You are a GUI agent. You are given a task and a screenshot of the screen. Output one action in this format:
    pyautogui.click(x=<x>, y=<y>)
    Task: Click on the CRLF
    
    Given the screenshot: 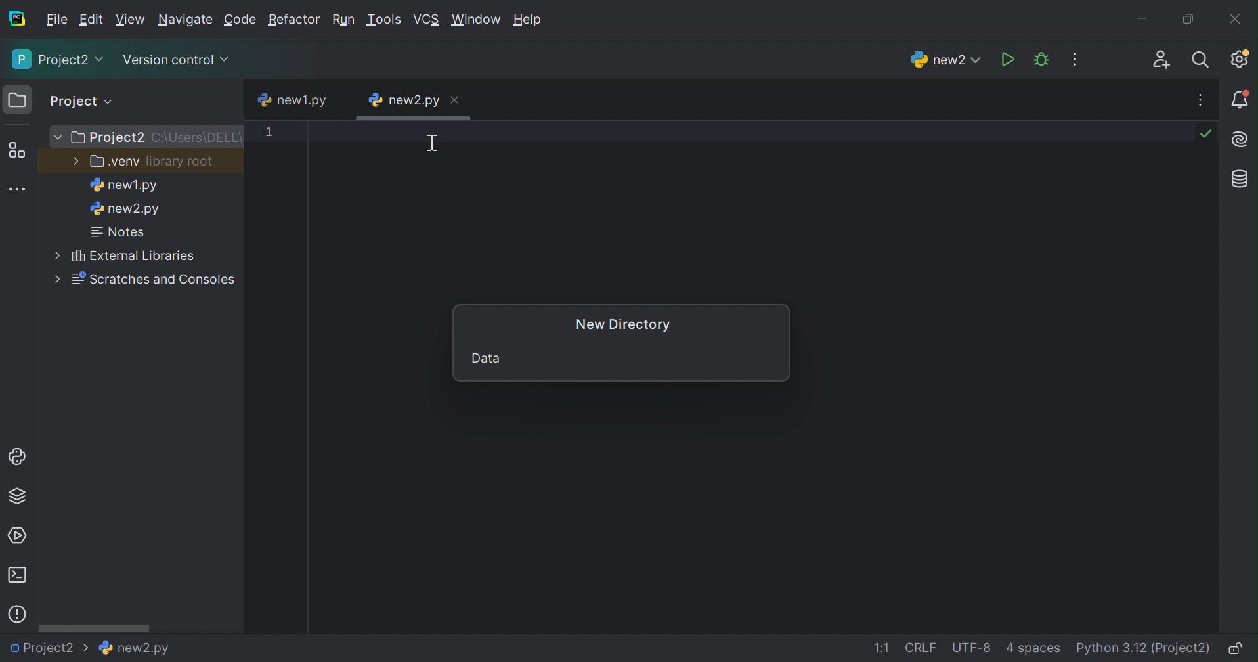 What is the action you would take?
    pyautogui.click(x=922, y=648)
    